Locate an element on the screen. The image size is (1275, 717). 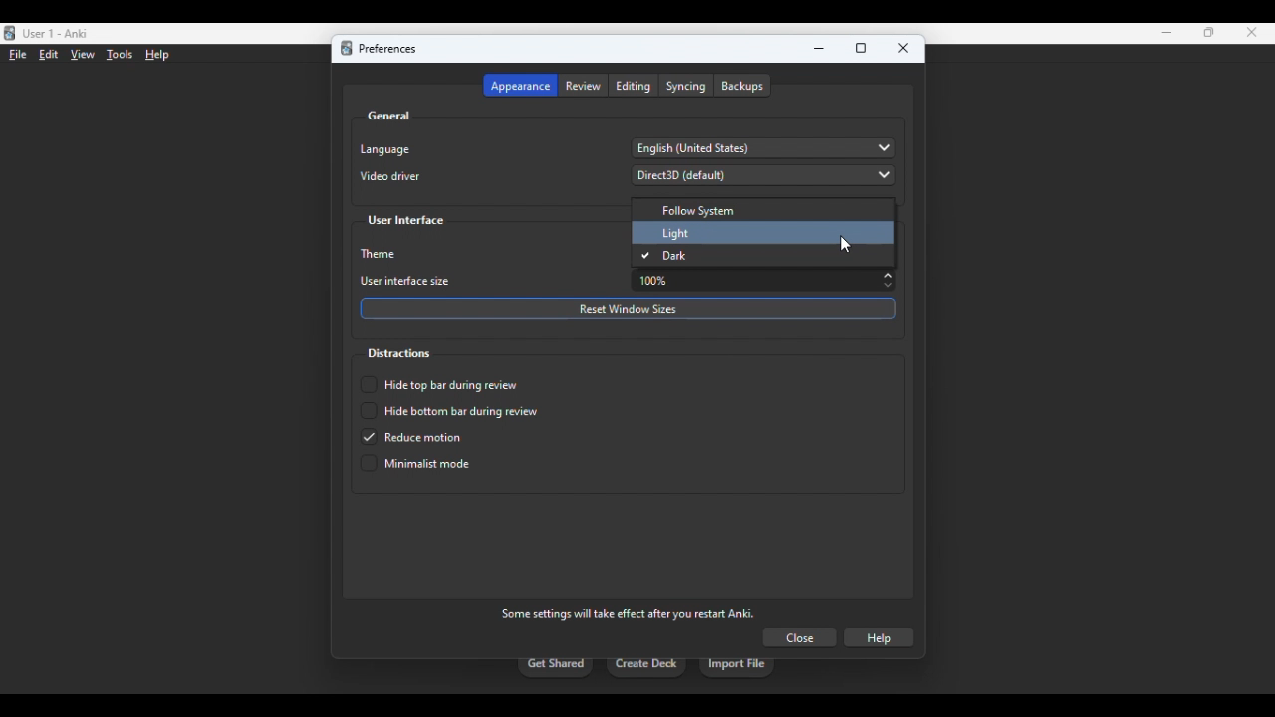
some settings will take effect after you restart anki. is located at coordinates (628, 613).